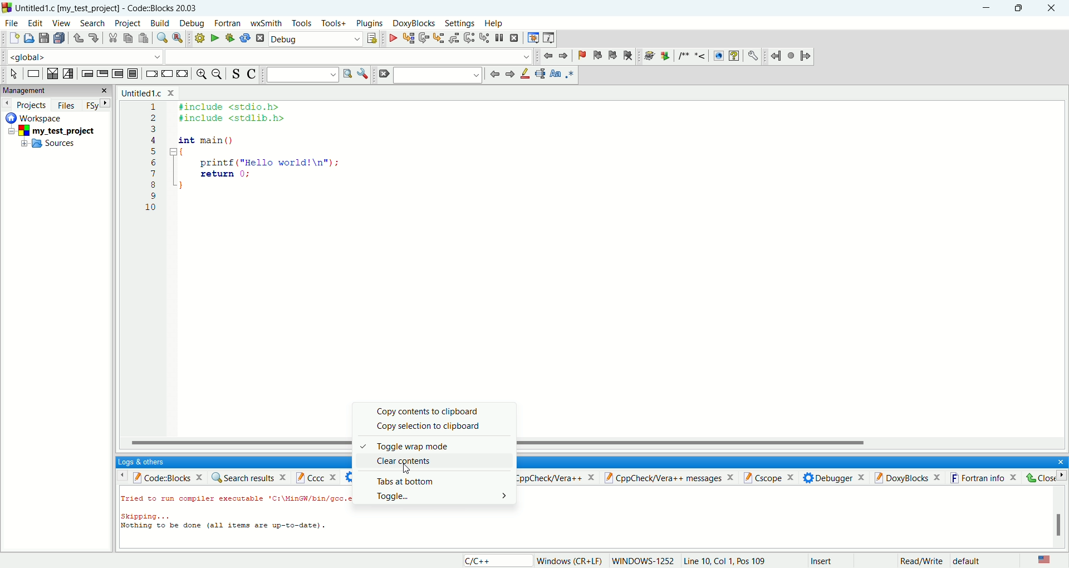 The width and height of the screenshot is (1069, 568). What do you see at coordinates (439, 75) in the screenshot?
I see `blank space` at bounding box center [439, 75].